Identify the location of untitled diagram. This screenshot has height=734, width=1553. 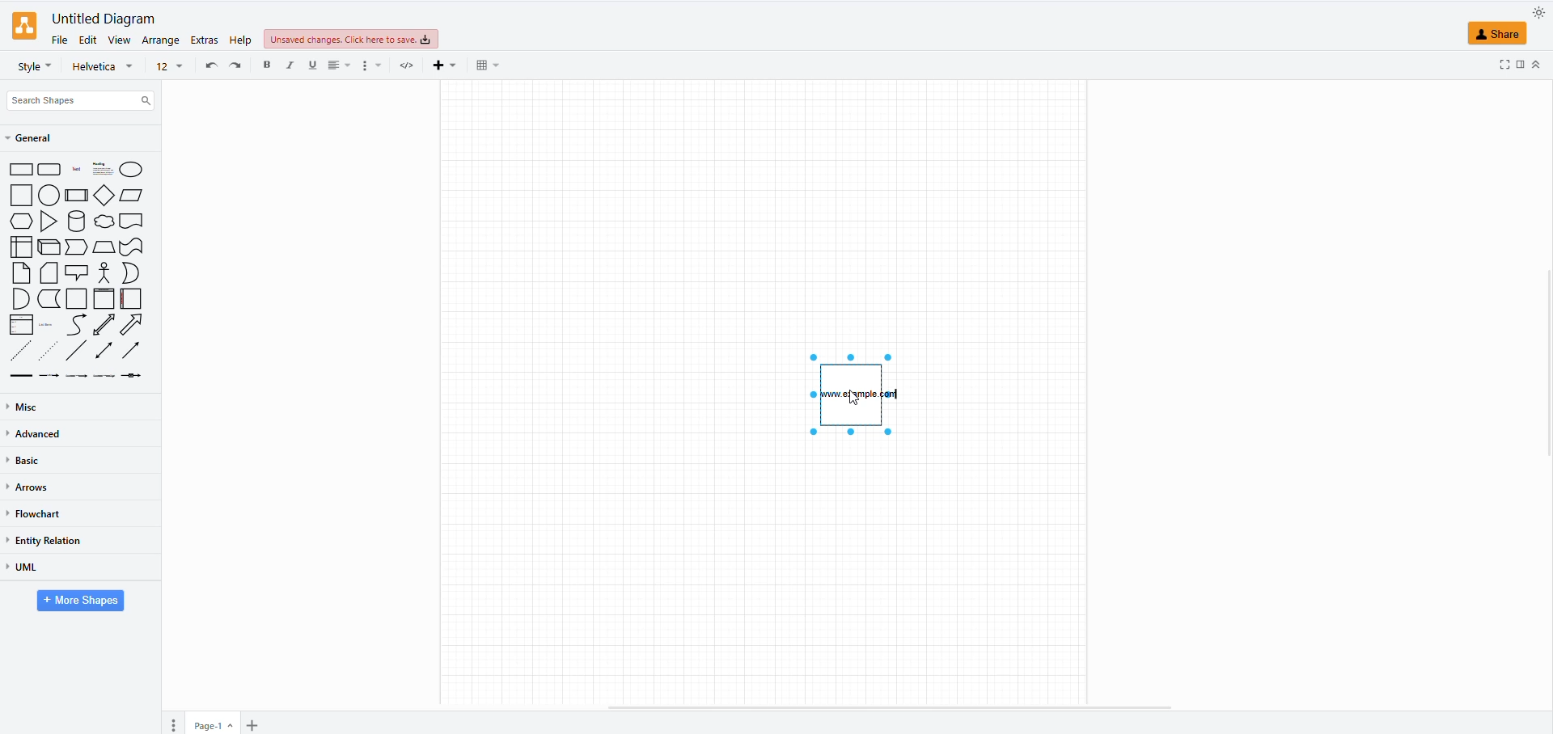
(102, 20).